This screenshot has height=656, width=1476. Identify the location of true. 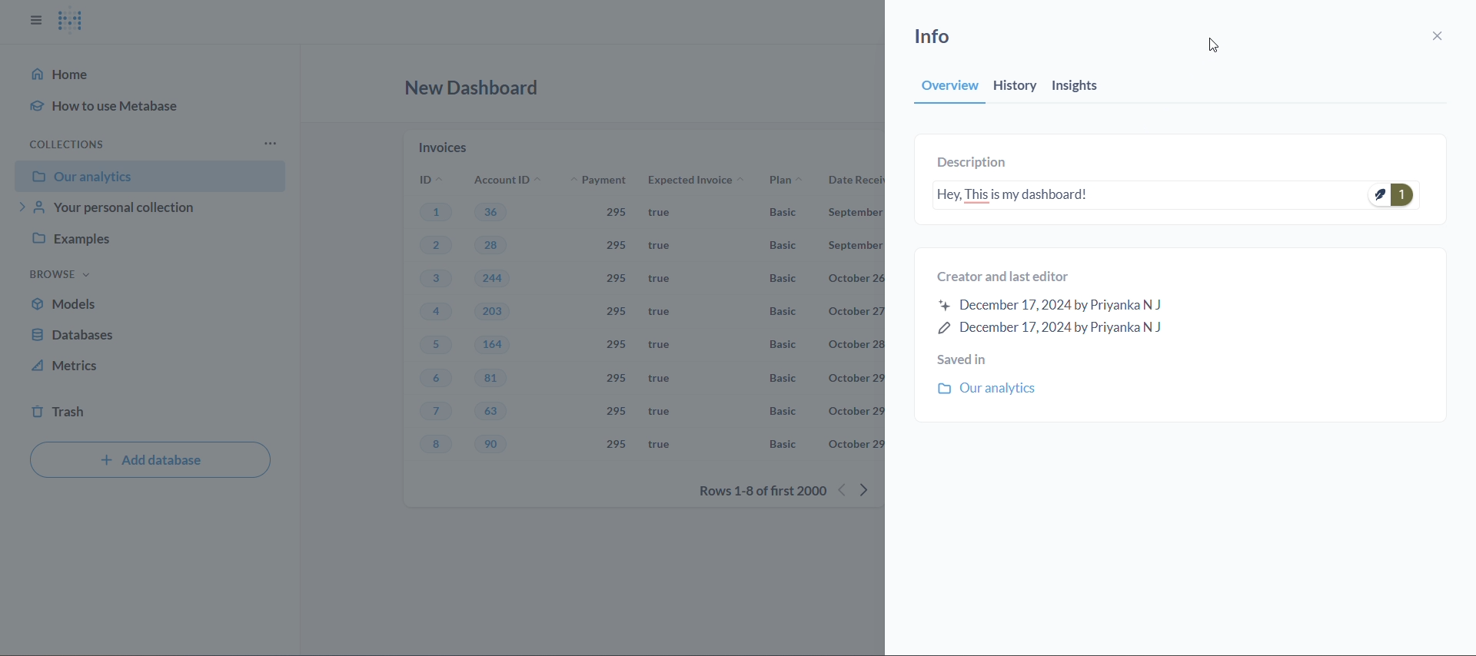
(662, 346).